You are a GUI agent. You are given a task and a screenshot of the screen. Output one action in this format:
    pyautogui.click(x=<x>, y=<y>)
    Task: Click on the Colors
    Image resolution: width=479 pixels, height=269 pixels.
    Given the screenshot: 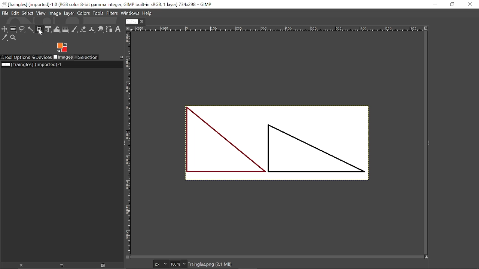 What is the action you would take?
    pyautogui.click(x=83, y=14)
    